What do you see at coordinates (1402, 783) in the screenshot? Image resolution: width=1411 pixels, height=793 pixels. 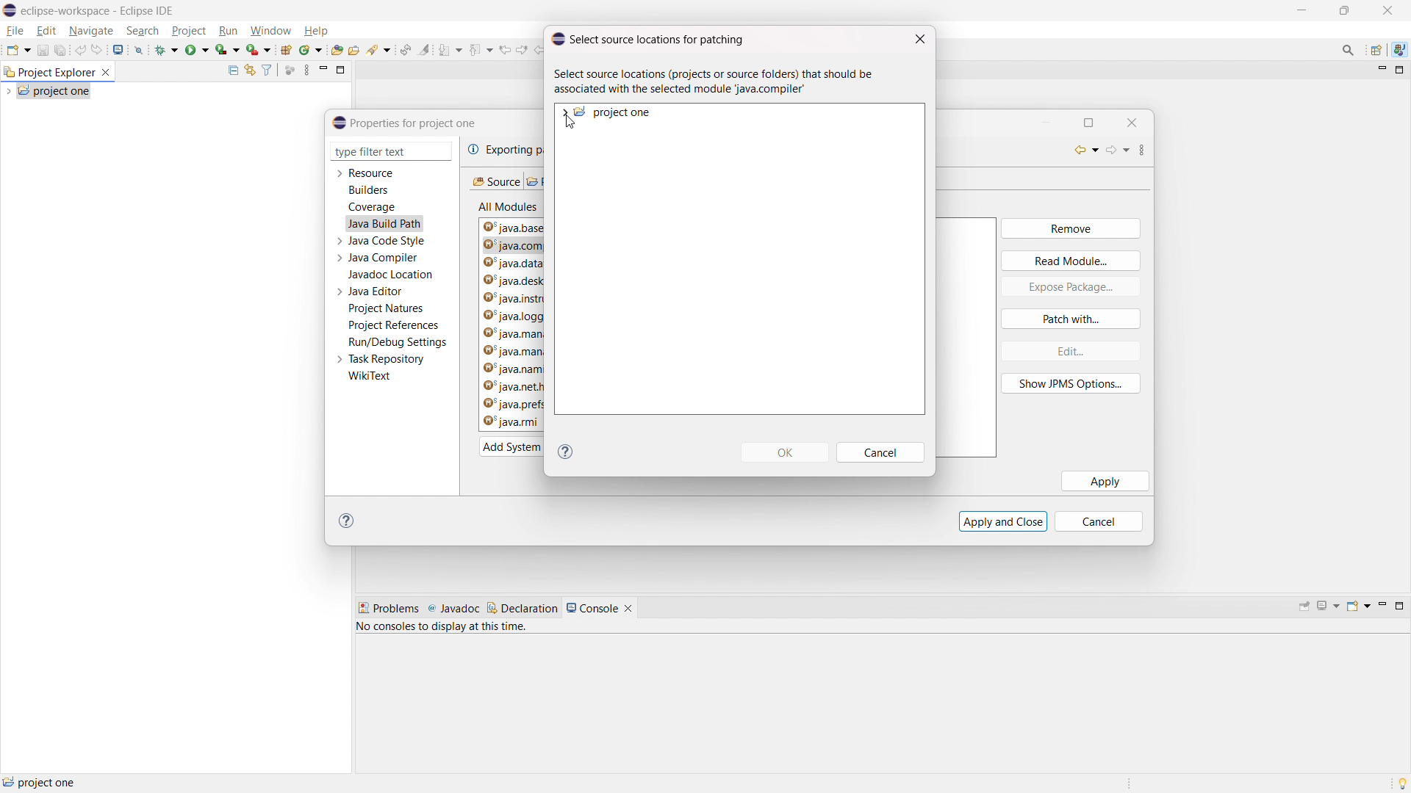 I see `tip of the day` at bounding box center [1402, 783].